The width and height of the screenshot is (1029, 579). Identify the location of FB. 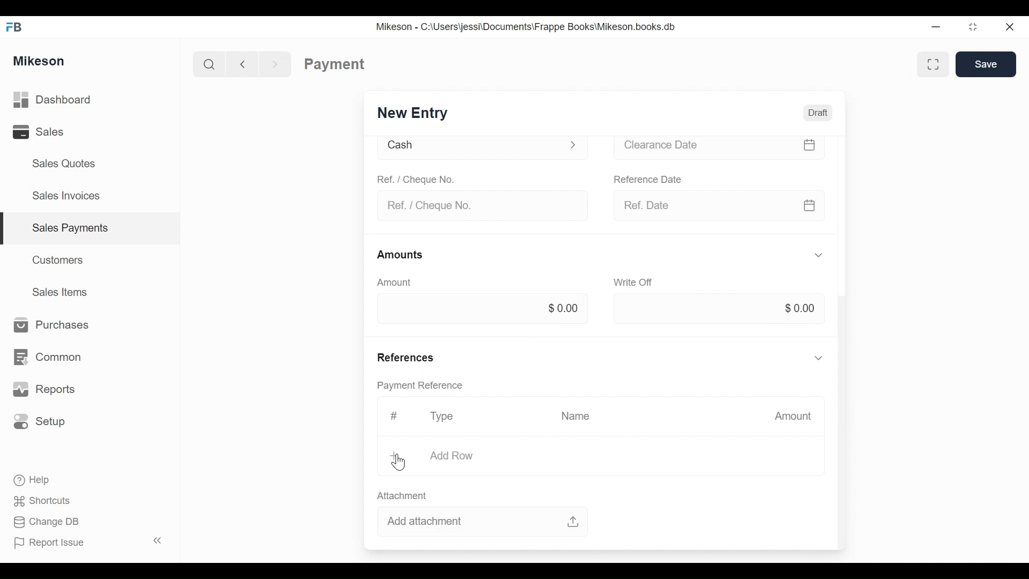
(17, 25).